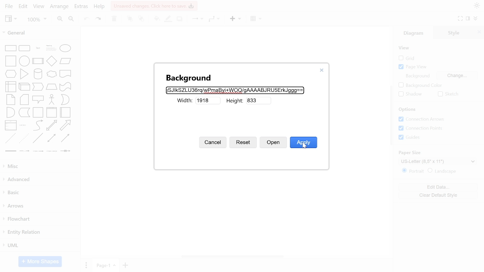 The width and height of the screenshot is (484, 272). What do you see at coordinates (439, 194) in the screenshot?
I see `clear default style` at bounding box center [439, 194].